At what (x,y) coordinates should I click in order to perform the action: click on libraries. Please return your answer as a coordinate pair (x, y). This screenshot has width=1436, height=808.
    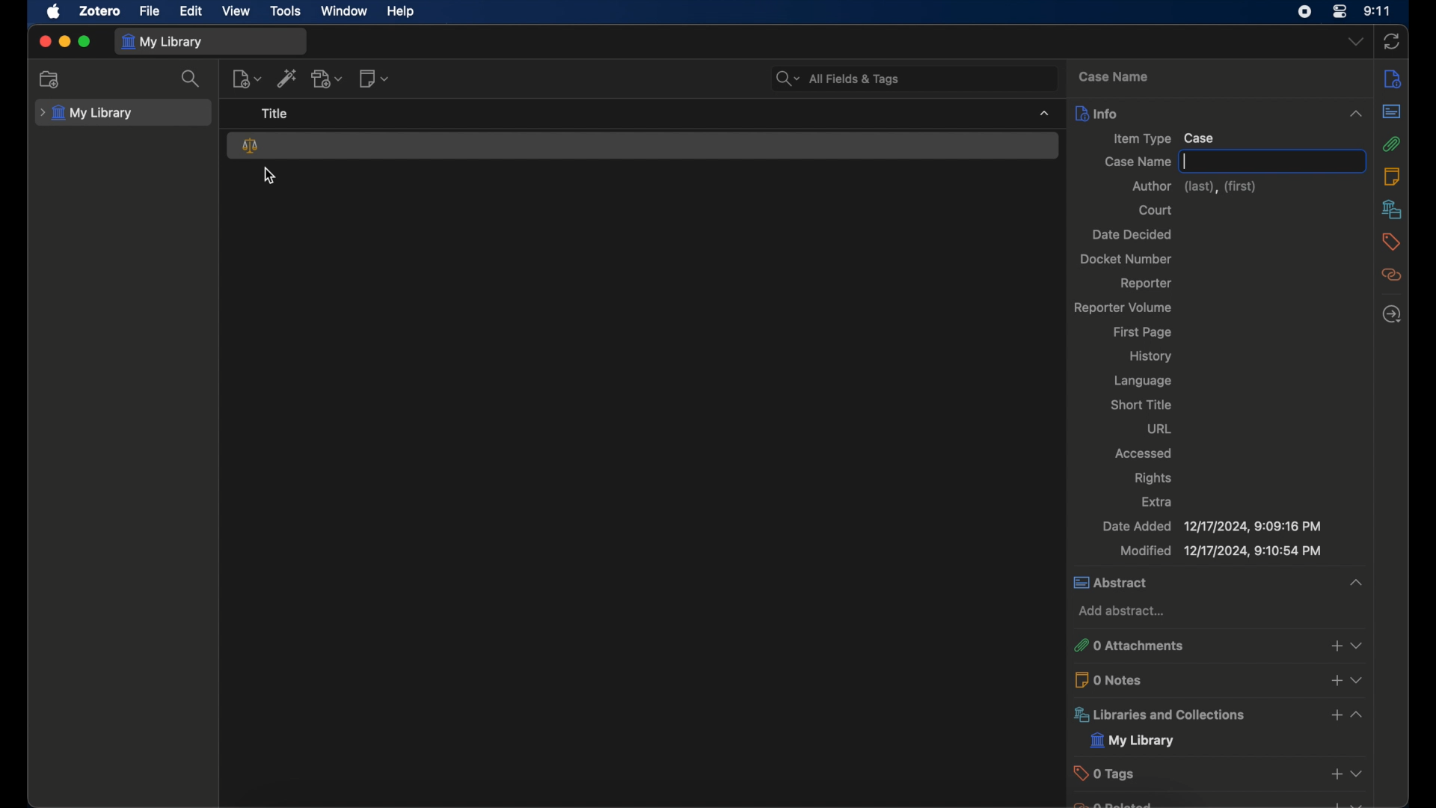
    Looking at the image, I should click on (1392, 209).